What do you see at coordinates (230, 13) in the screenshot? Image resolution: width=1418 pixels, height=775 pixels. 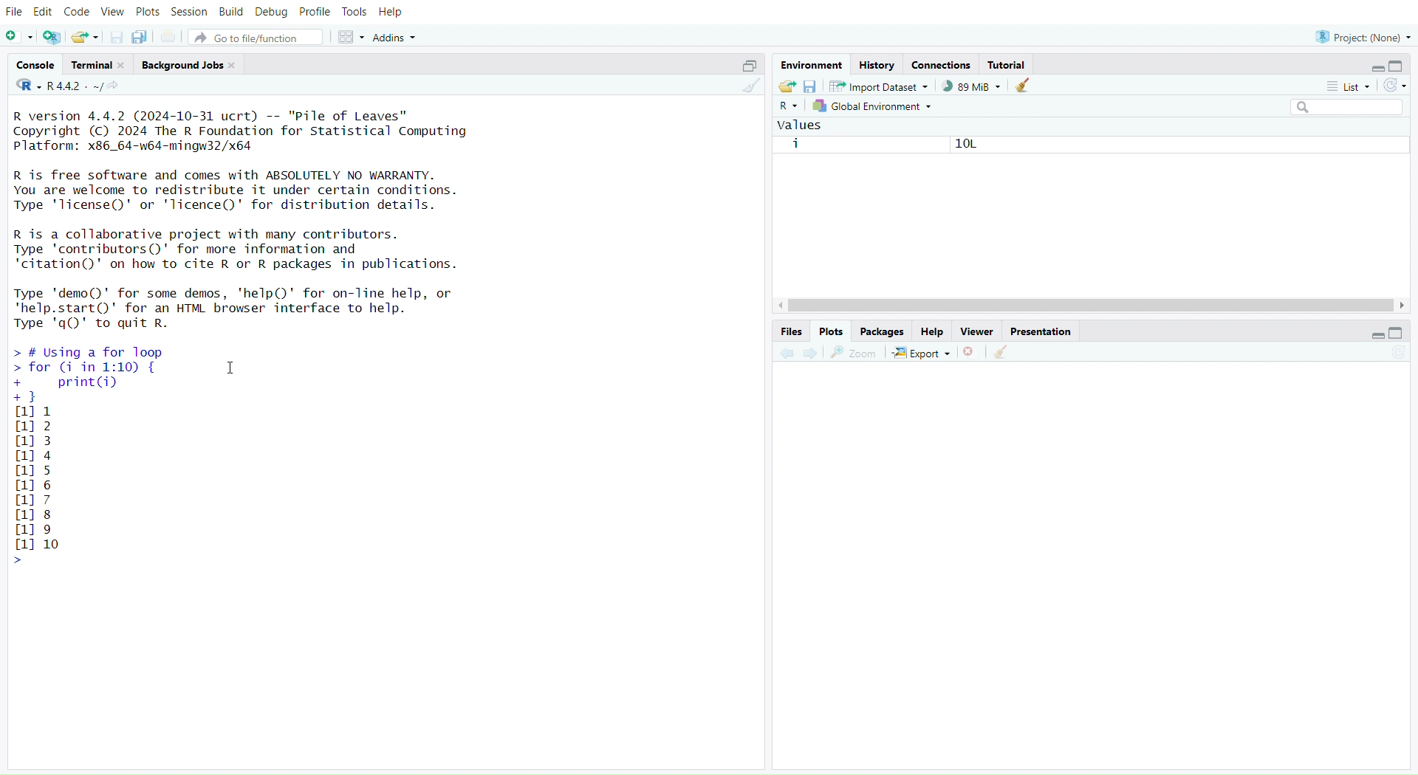 I see `build` at bounding box center [230, 13].